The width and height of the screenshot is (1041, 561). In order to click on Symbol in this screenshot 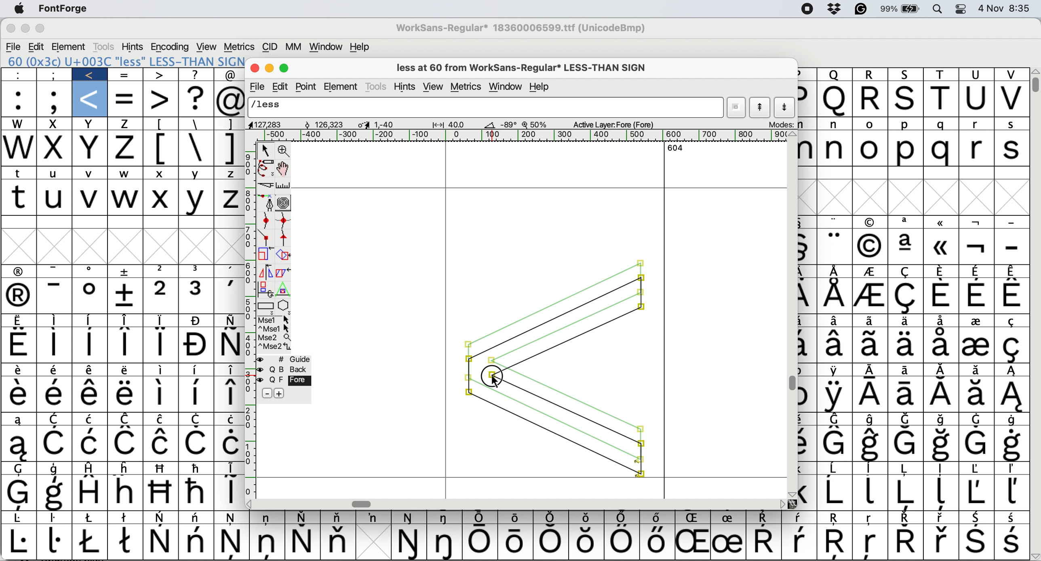, I will do `click(808, 493)`.